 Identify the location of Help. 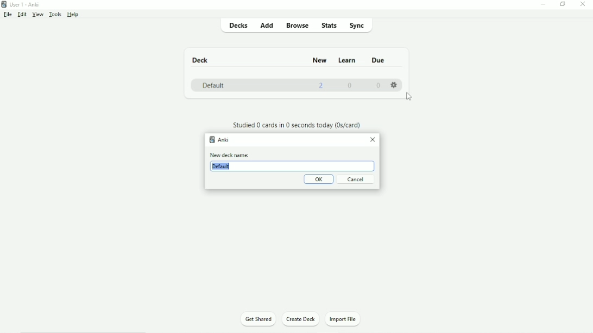
(74, 15).